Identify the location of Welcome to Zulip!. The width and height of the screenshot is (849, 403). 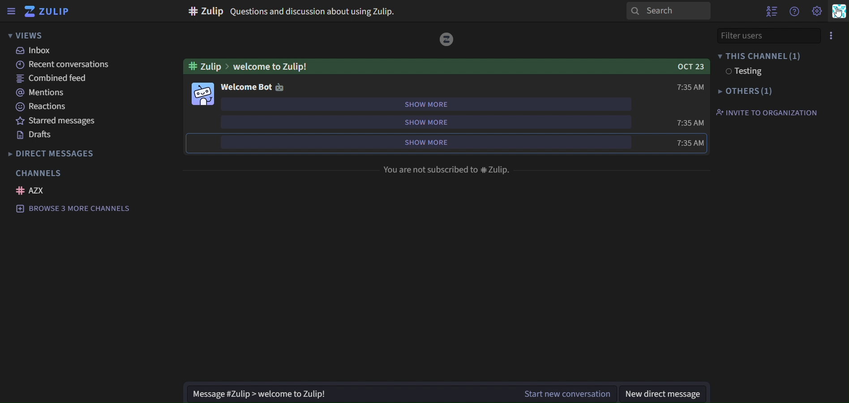
(268, 66).